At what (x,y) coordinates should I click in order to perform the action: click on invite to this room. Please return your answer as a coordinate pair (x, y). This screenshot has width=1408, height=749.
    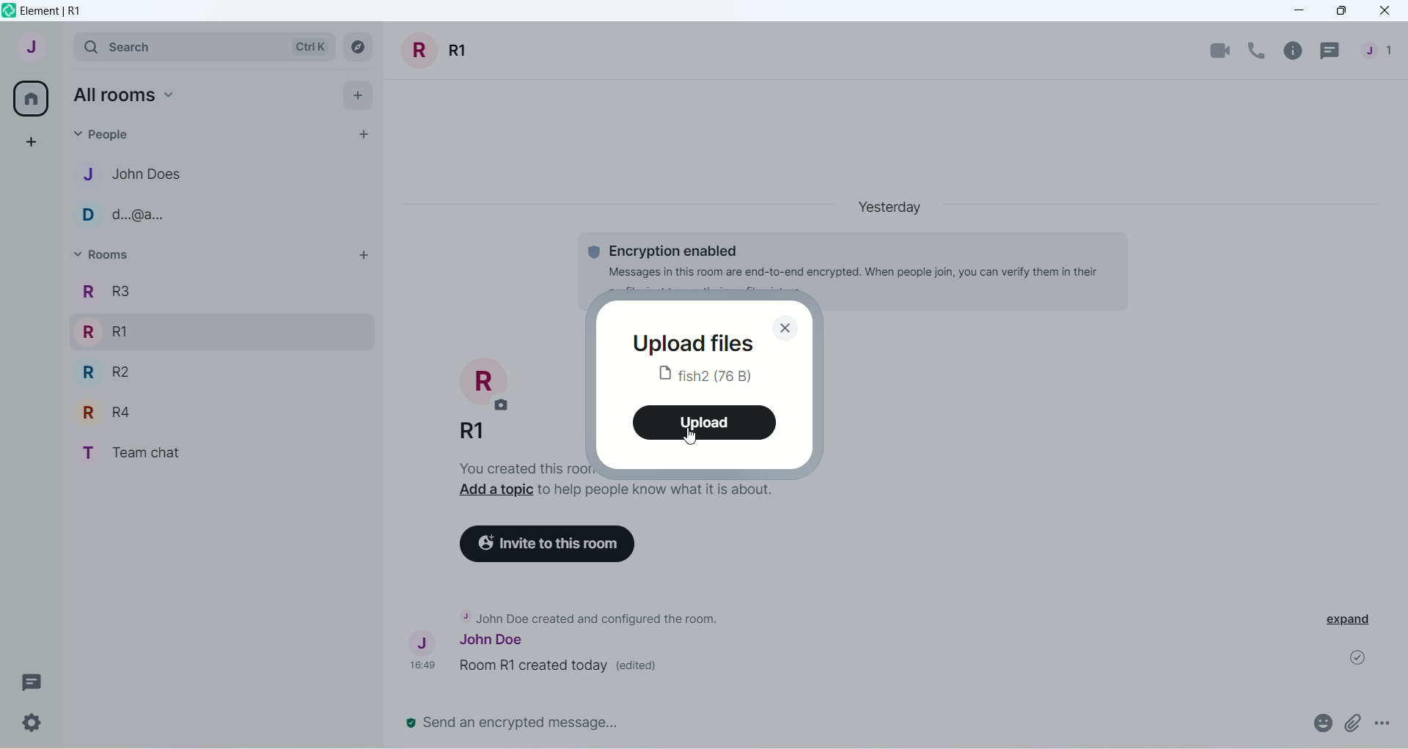
    Looking at the image, I should click on (549, 544).